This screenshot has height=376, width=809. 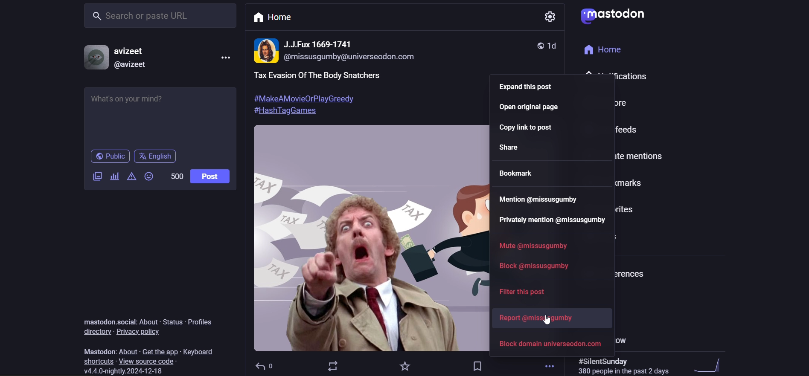 I want to click on keyboard, so click(x=200, y=352).